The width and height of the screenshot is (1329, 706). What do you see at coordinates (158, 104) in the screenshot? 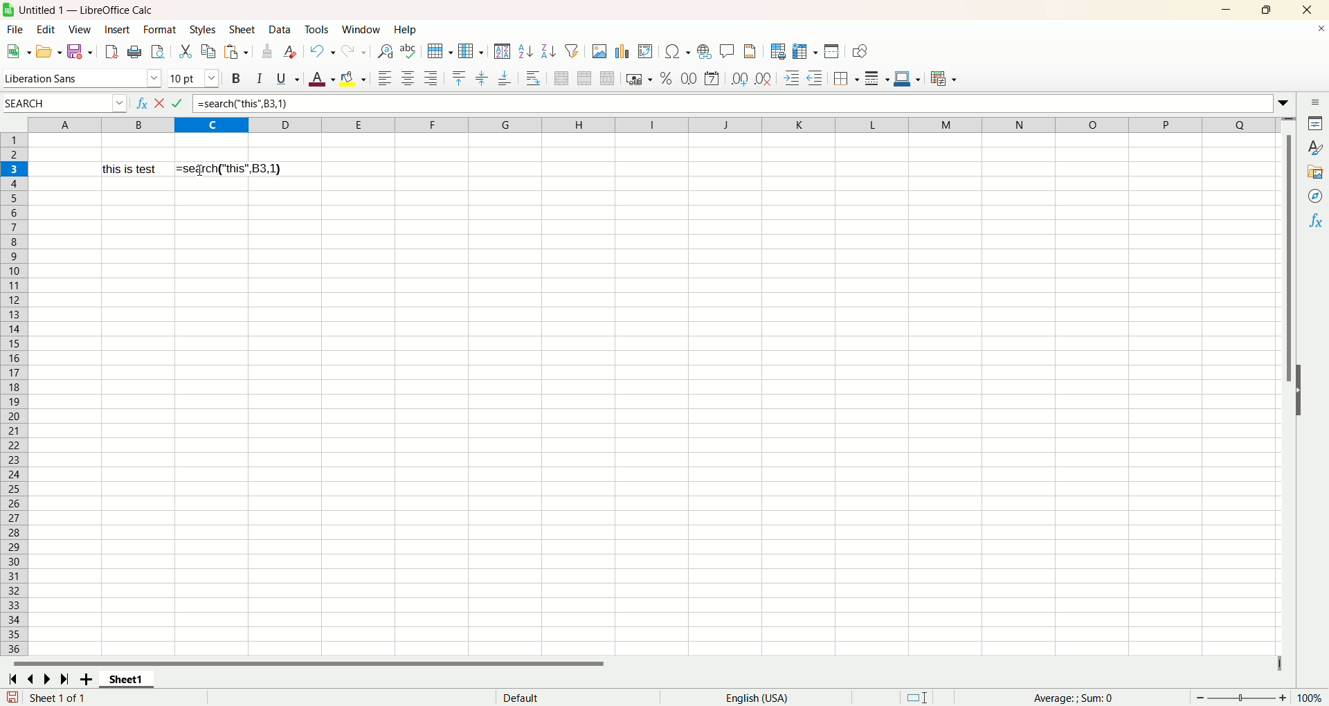
I see `cancel` at bounding box center [158, 104].